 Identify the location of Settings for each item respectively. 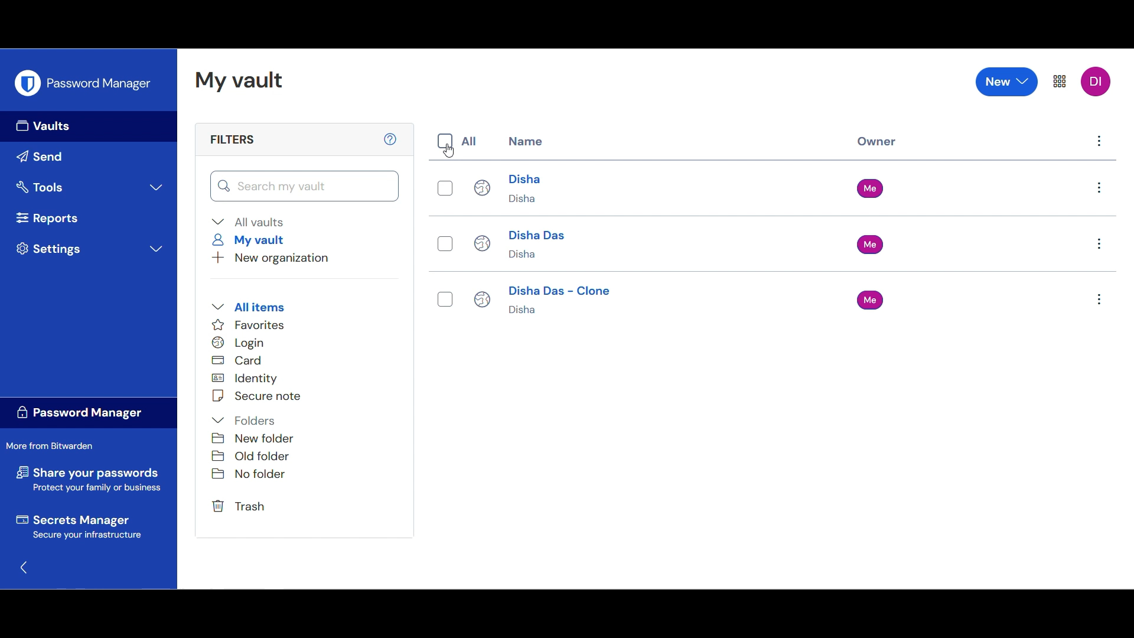
(1099, 301).